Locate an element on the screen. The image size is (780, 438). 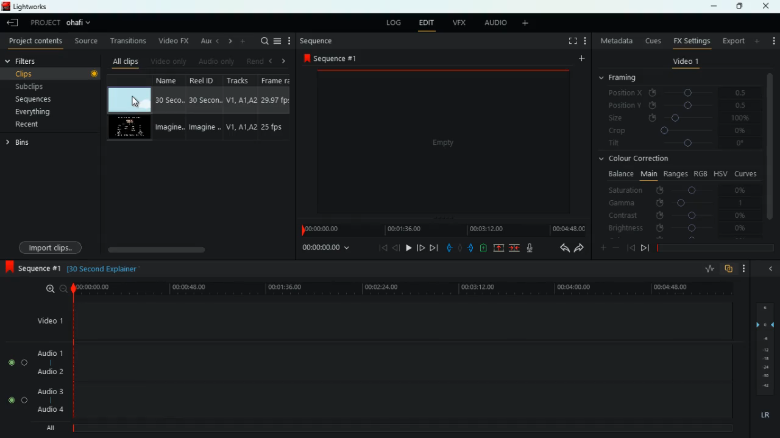
export is located at coordinates (733, 40).